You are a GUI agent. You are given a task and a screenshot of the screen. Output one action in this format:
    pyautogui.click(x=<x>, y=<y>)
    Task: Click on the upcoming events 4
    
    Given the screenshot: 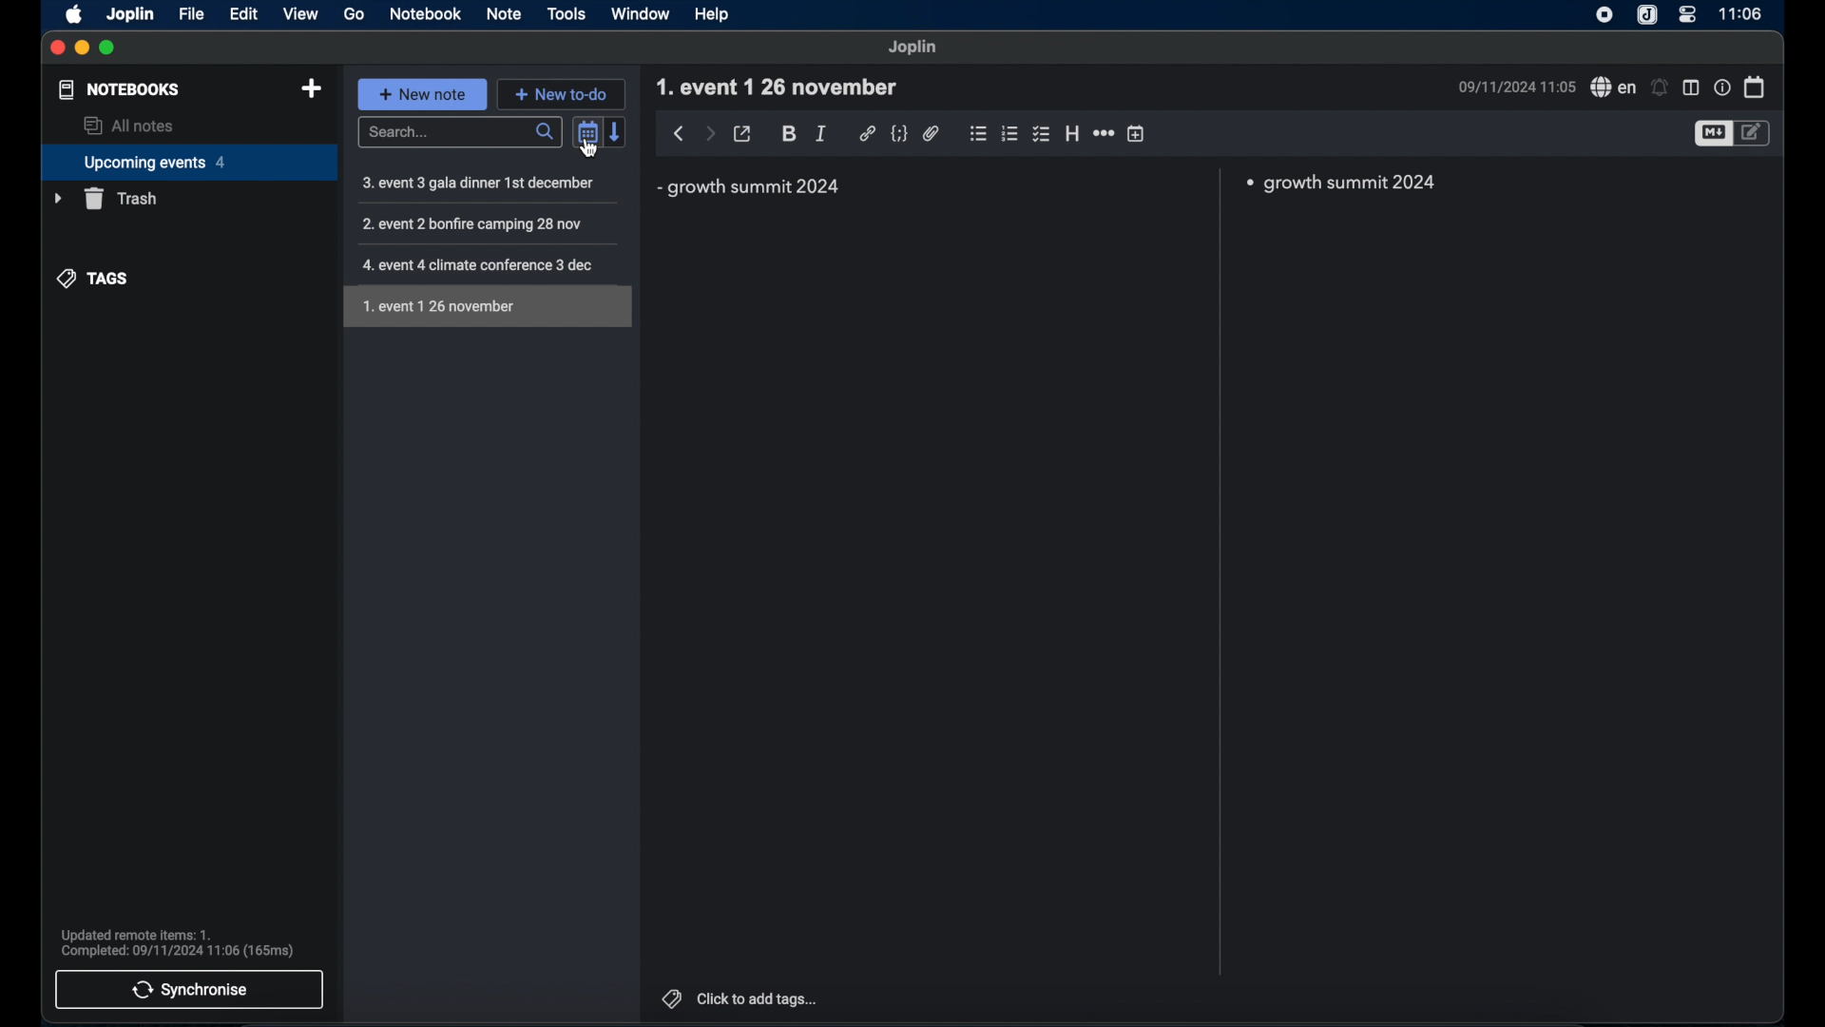 What is the action you would take?
    pyautogui.click(x=182, y=162)
    